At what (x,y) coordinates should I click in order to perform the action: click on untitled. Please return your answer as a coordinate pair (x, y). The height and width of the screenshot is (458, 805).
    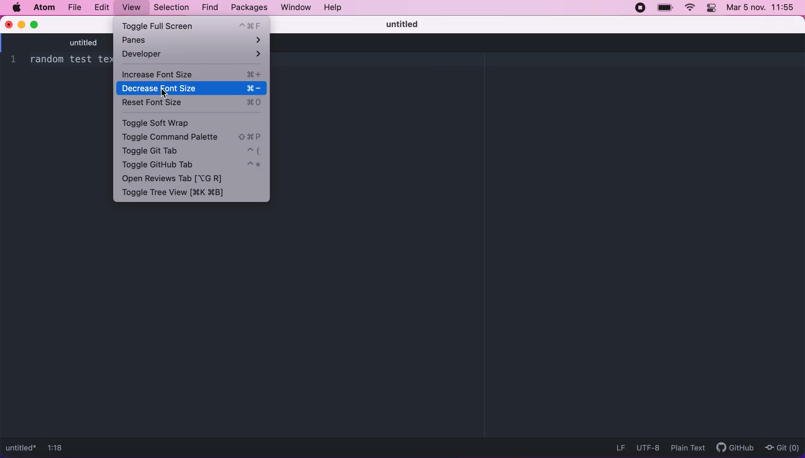
    Looking at the image, I should click on (69, 42).